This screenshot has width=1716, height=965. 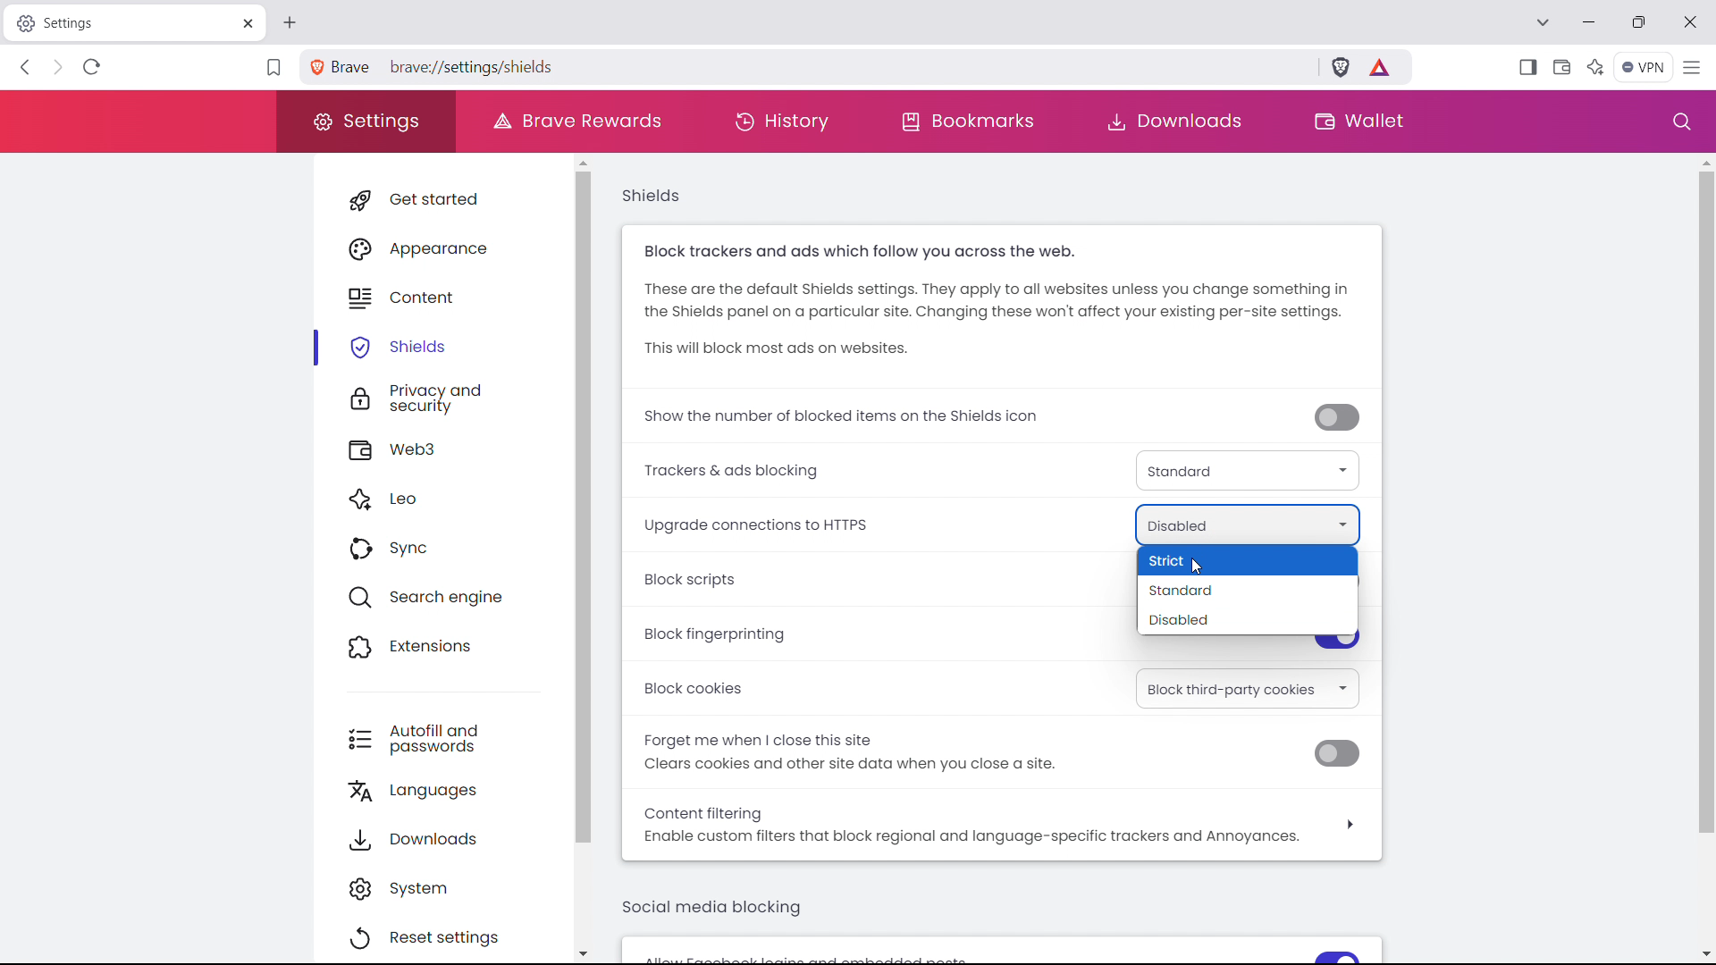 What do you see at coordinates (454, 199) in the screenshot?
I see `get started` at bounding box center [454, 199].